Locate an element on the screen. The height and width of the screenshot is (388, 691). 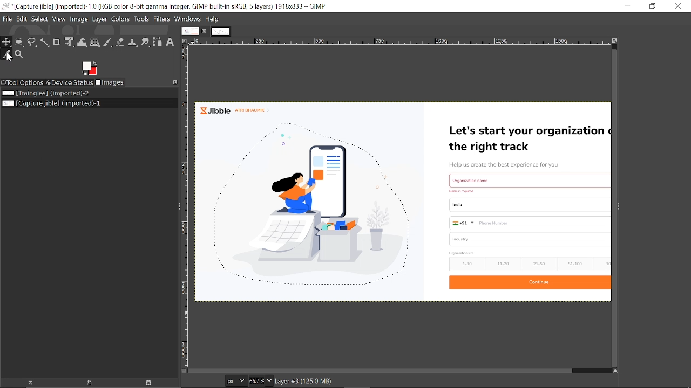
Windows is located at coordinates (188, 19).